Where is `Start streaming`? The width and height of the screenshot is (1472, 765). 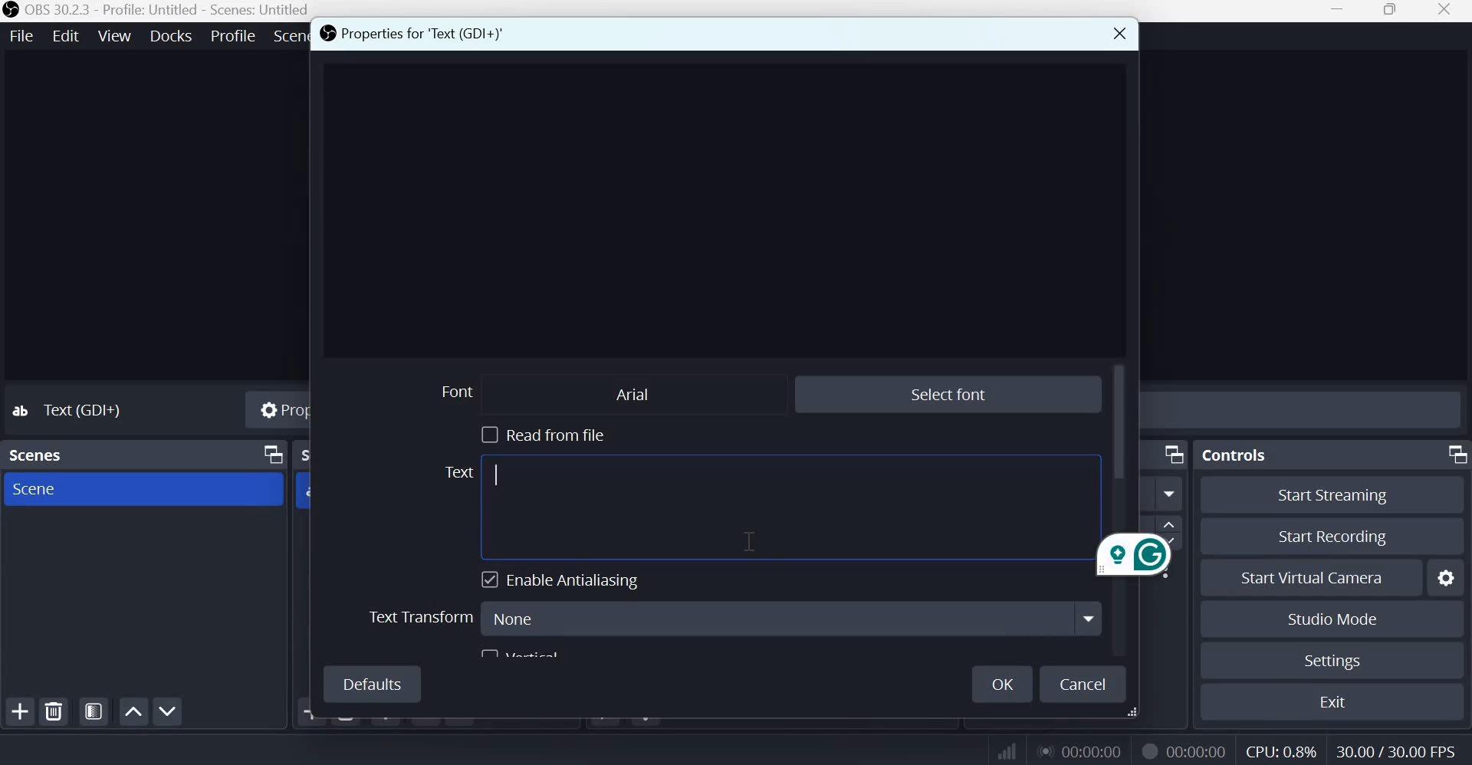 Start streaming is located at coordinates (1332, 495).